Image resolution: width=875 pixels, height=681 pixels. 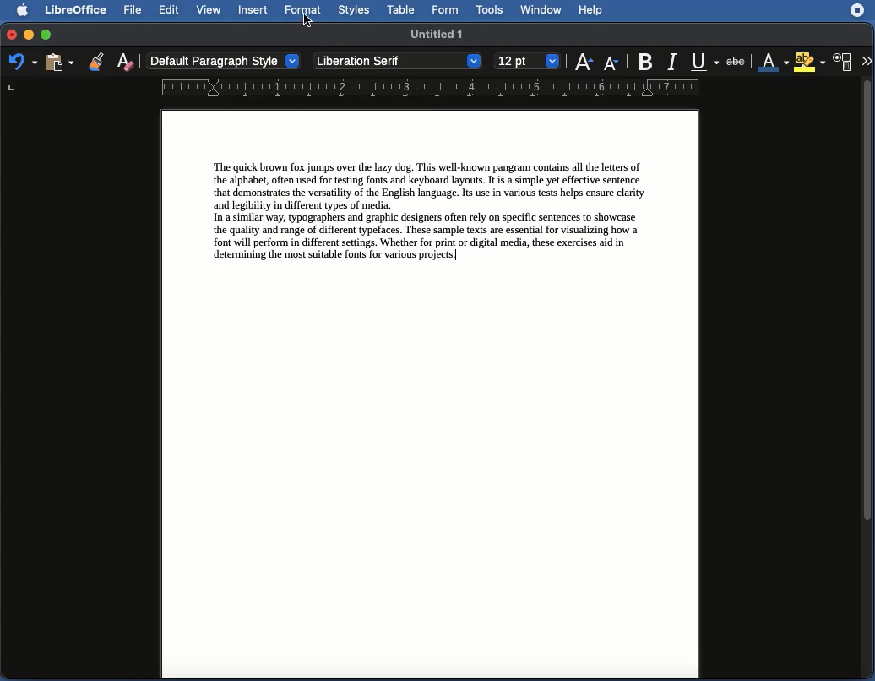 What do you see at coordinates (526, 63) in the screenshot?
I see `Font size` at bounding box center [526, 63].